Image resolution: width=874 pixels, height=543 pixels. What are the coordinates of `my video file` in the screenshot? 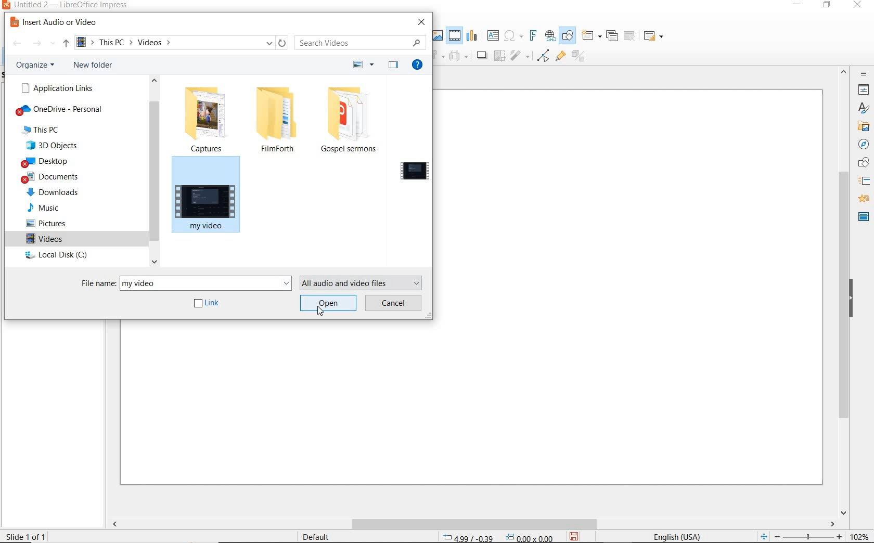 It's located at (211, 201).